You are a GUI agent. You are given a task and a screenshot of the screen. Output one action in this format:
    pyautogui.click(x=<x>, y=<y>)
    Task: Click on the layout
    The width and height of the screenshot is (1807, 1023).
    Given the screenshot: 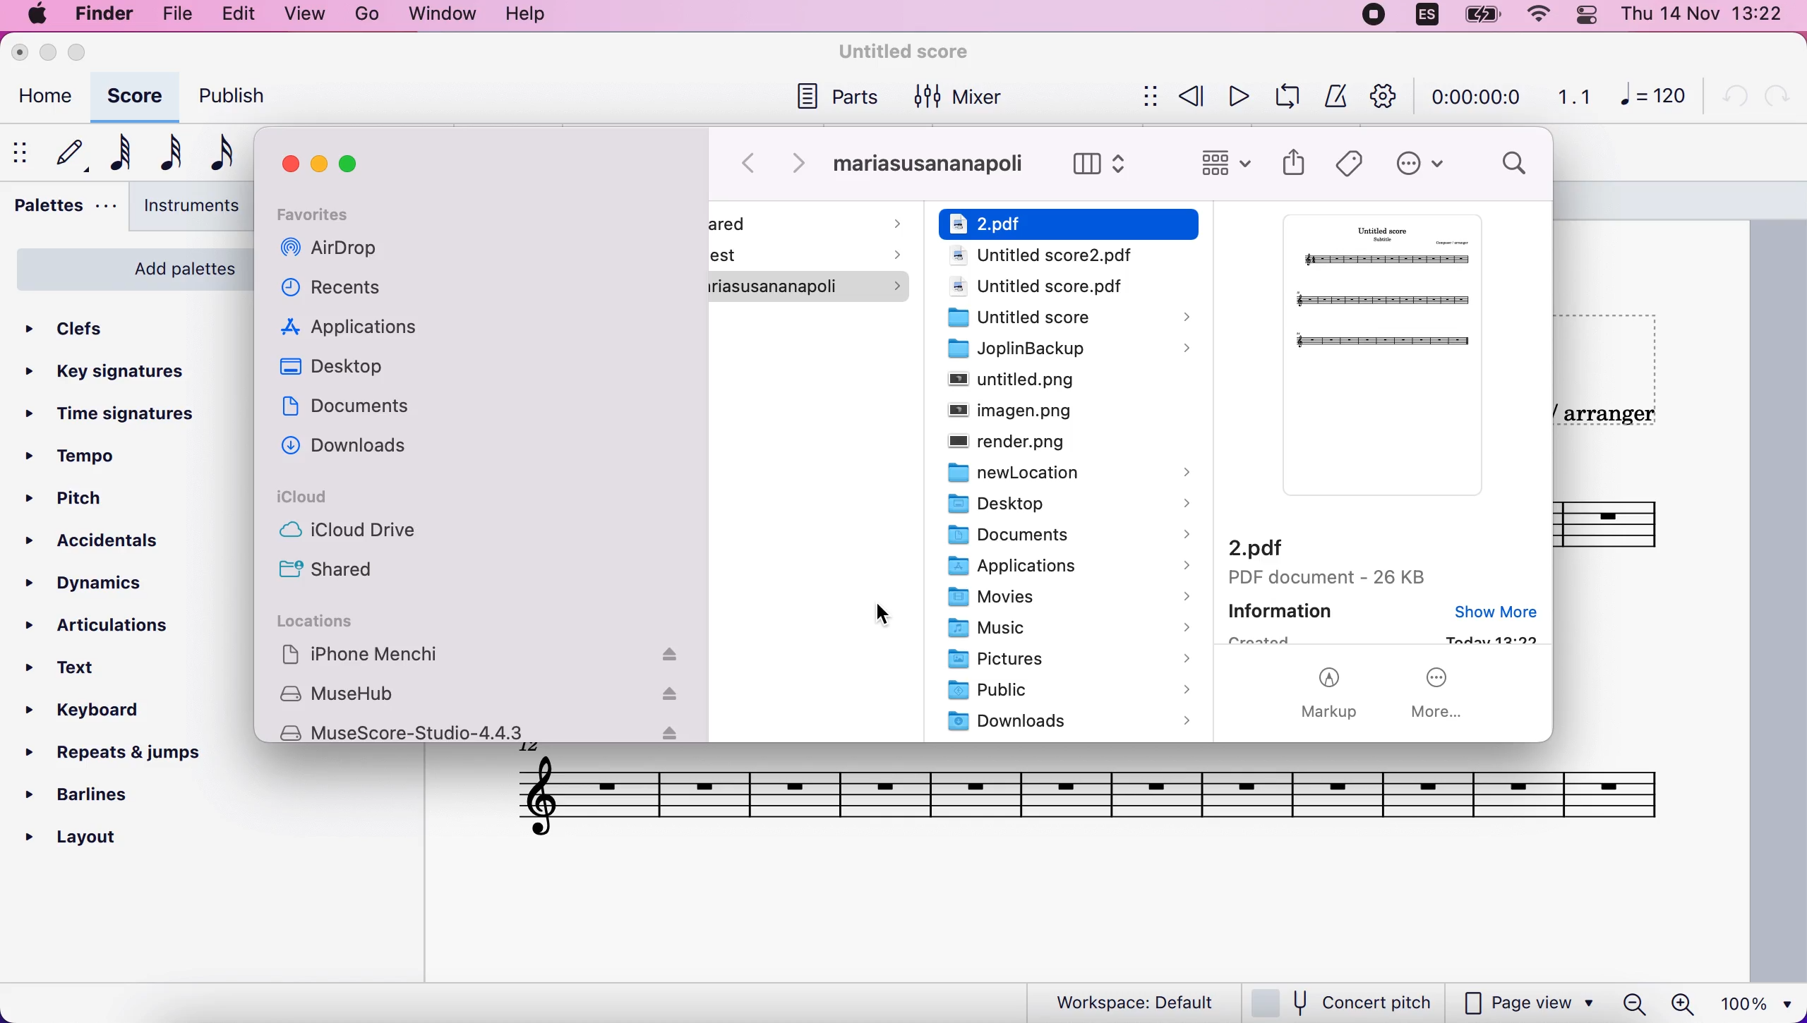 What is the action you would take?
    pyautogui.click(x=97, y=839)
    